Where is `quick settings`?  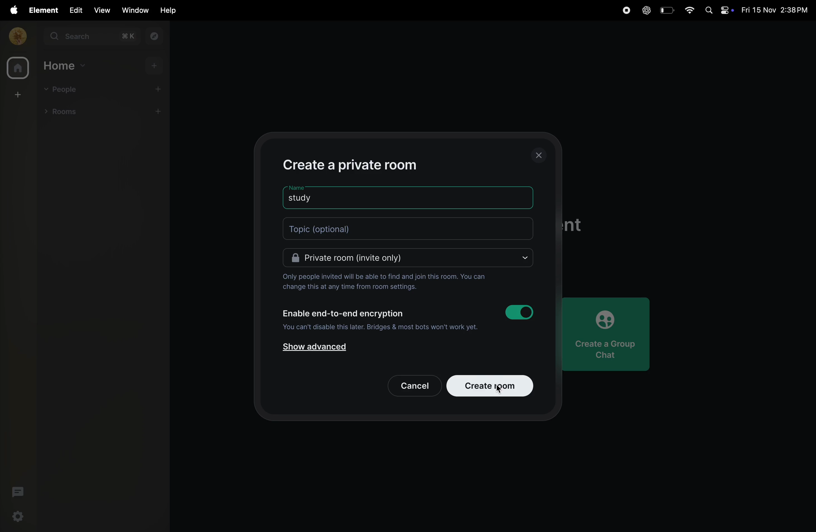 quick settings is located at coordinates (19, 517).